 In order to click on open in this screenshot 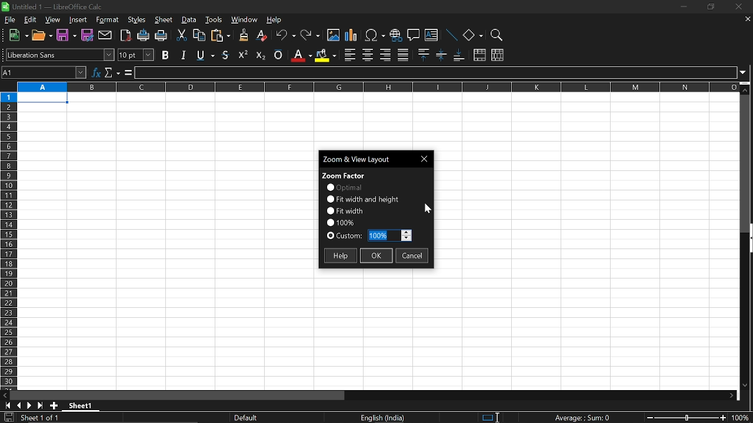, I will do `click(43, 37)`.